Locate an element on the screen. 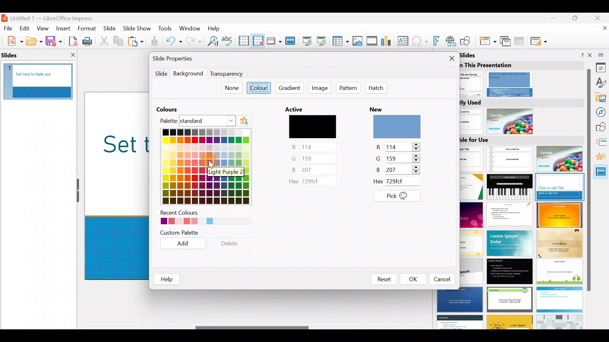 This screenshot has width=609, height=342. Cancel is located at coordinates (440, 279).